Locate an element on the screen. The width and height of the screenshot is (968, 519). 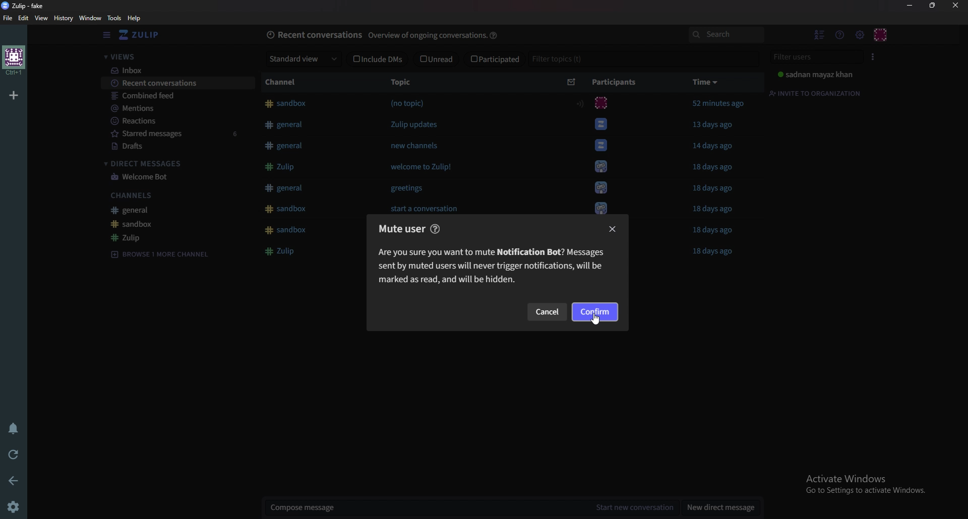
Sandbox is located at coordinates (168, 224).